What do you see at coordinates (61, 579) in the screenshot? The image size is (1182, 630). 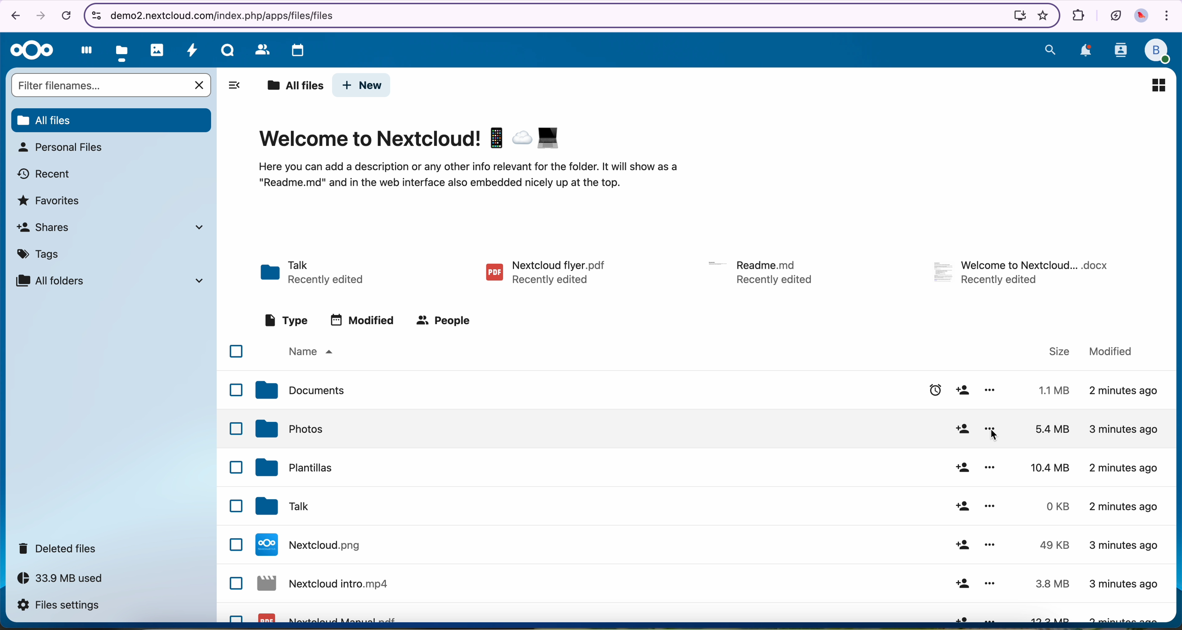 I see `33.9 MB used` at bounding box center [61, 579].